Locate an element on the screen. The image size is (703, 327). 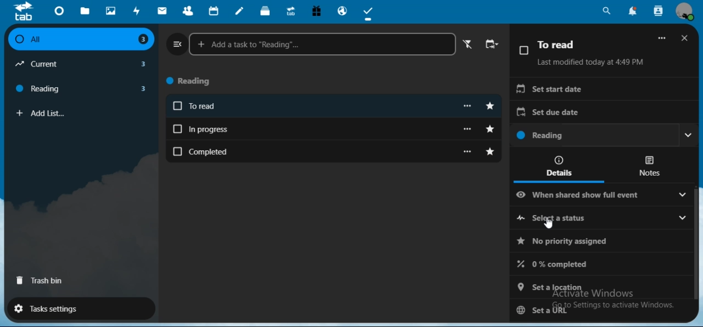
all  is located at coordinates (80, 40).